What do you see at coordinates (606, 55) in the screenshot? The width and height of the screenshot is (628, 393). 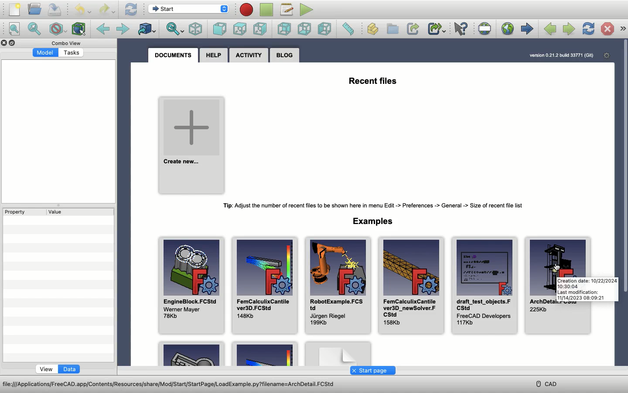 I see `Open start page preferences` at bounding box center [606, 55].